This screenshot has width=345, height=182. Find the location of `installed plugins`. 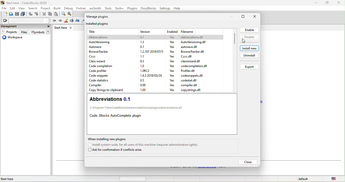

installed plugins is located at coordinates (105, 24).